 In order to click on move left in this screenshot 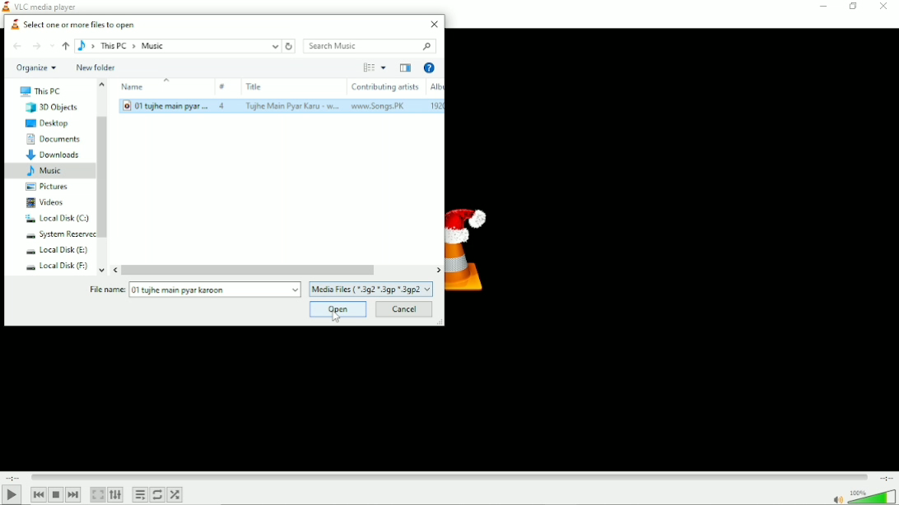, I will do `click(116, 268)`.